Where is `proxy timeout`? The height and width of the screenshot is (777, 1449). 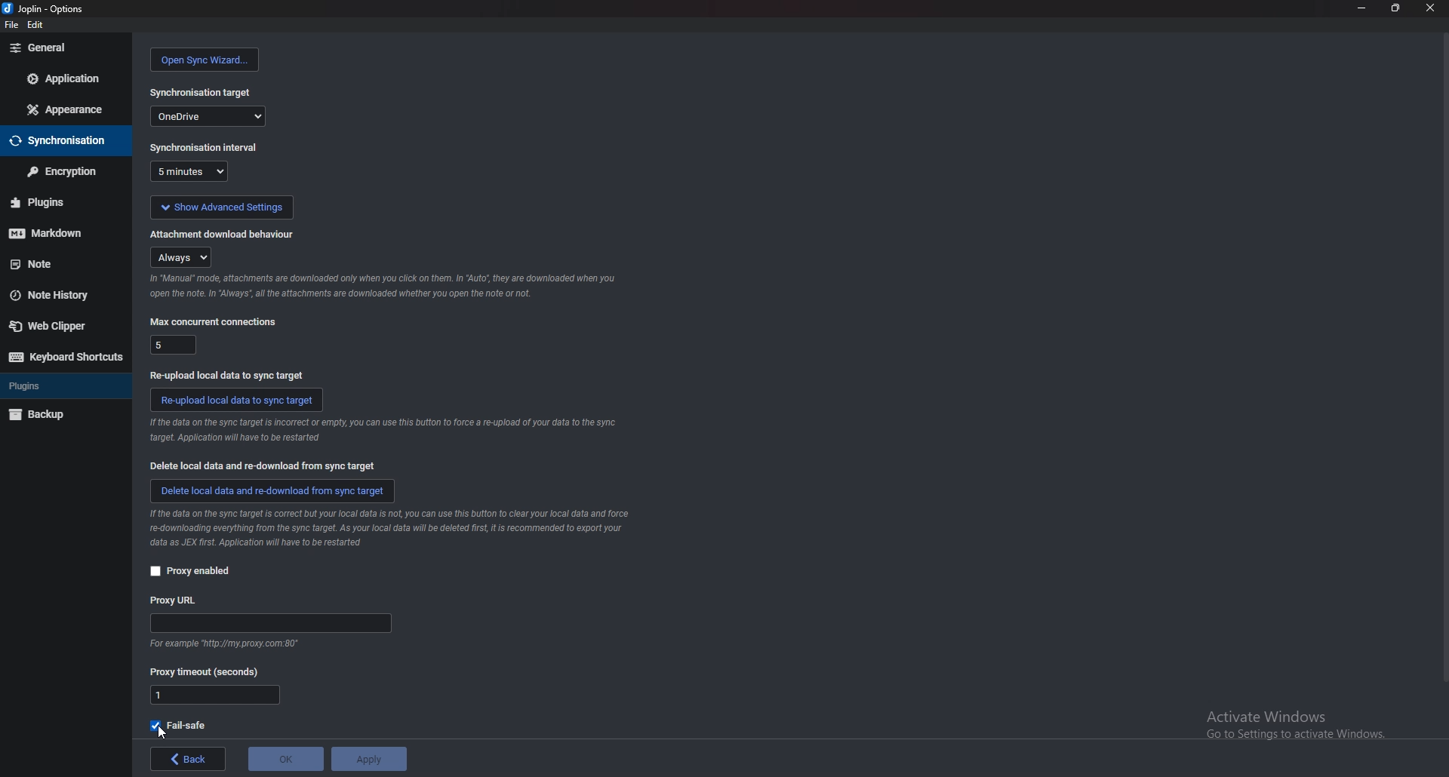
proxy timeout is located at coordinates (206, 672).